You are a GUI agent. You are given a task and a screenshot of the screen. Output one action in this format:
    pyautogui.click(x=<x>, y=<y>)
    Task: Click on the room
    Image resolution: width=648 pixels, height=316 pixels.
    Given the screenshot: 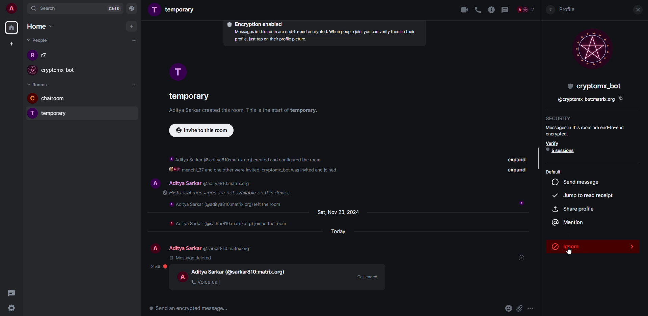 What is the action you would take?
    pyautogui.click(x=61, y=115)
    